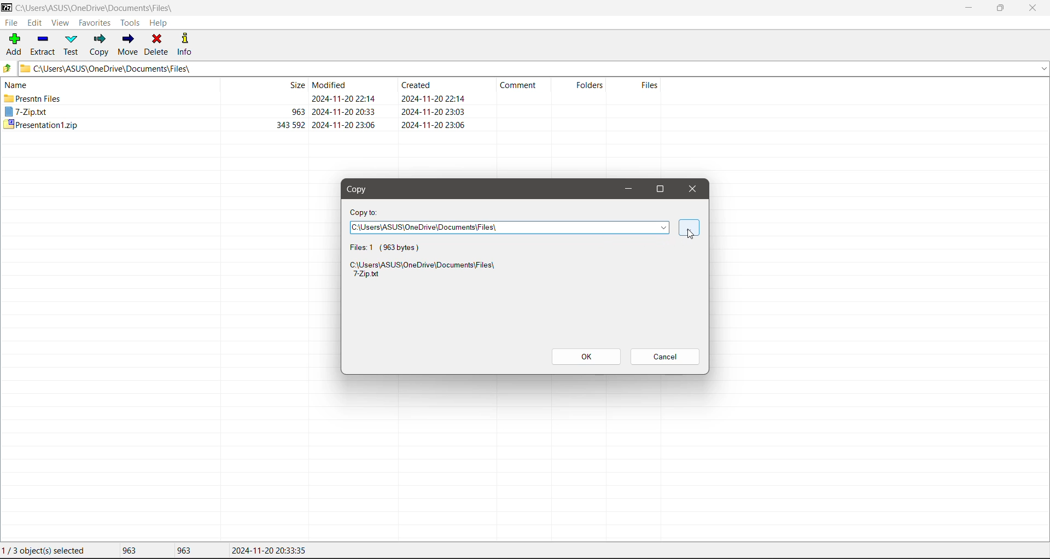  What do you see at coordinates (129, 23) in the screenshot?
I see `Tools` at bounding box center [129, 23].